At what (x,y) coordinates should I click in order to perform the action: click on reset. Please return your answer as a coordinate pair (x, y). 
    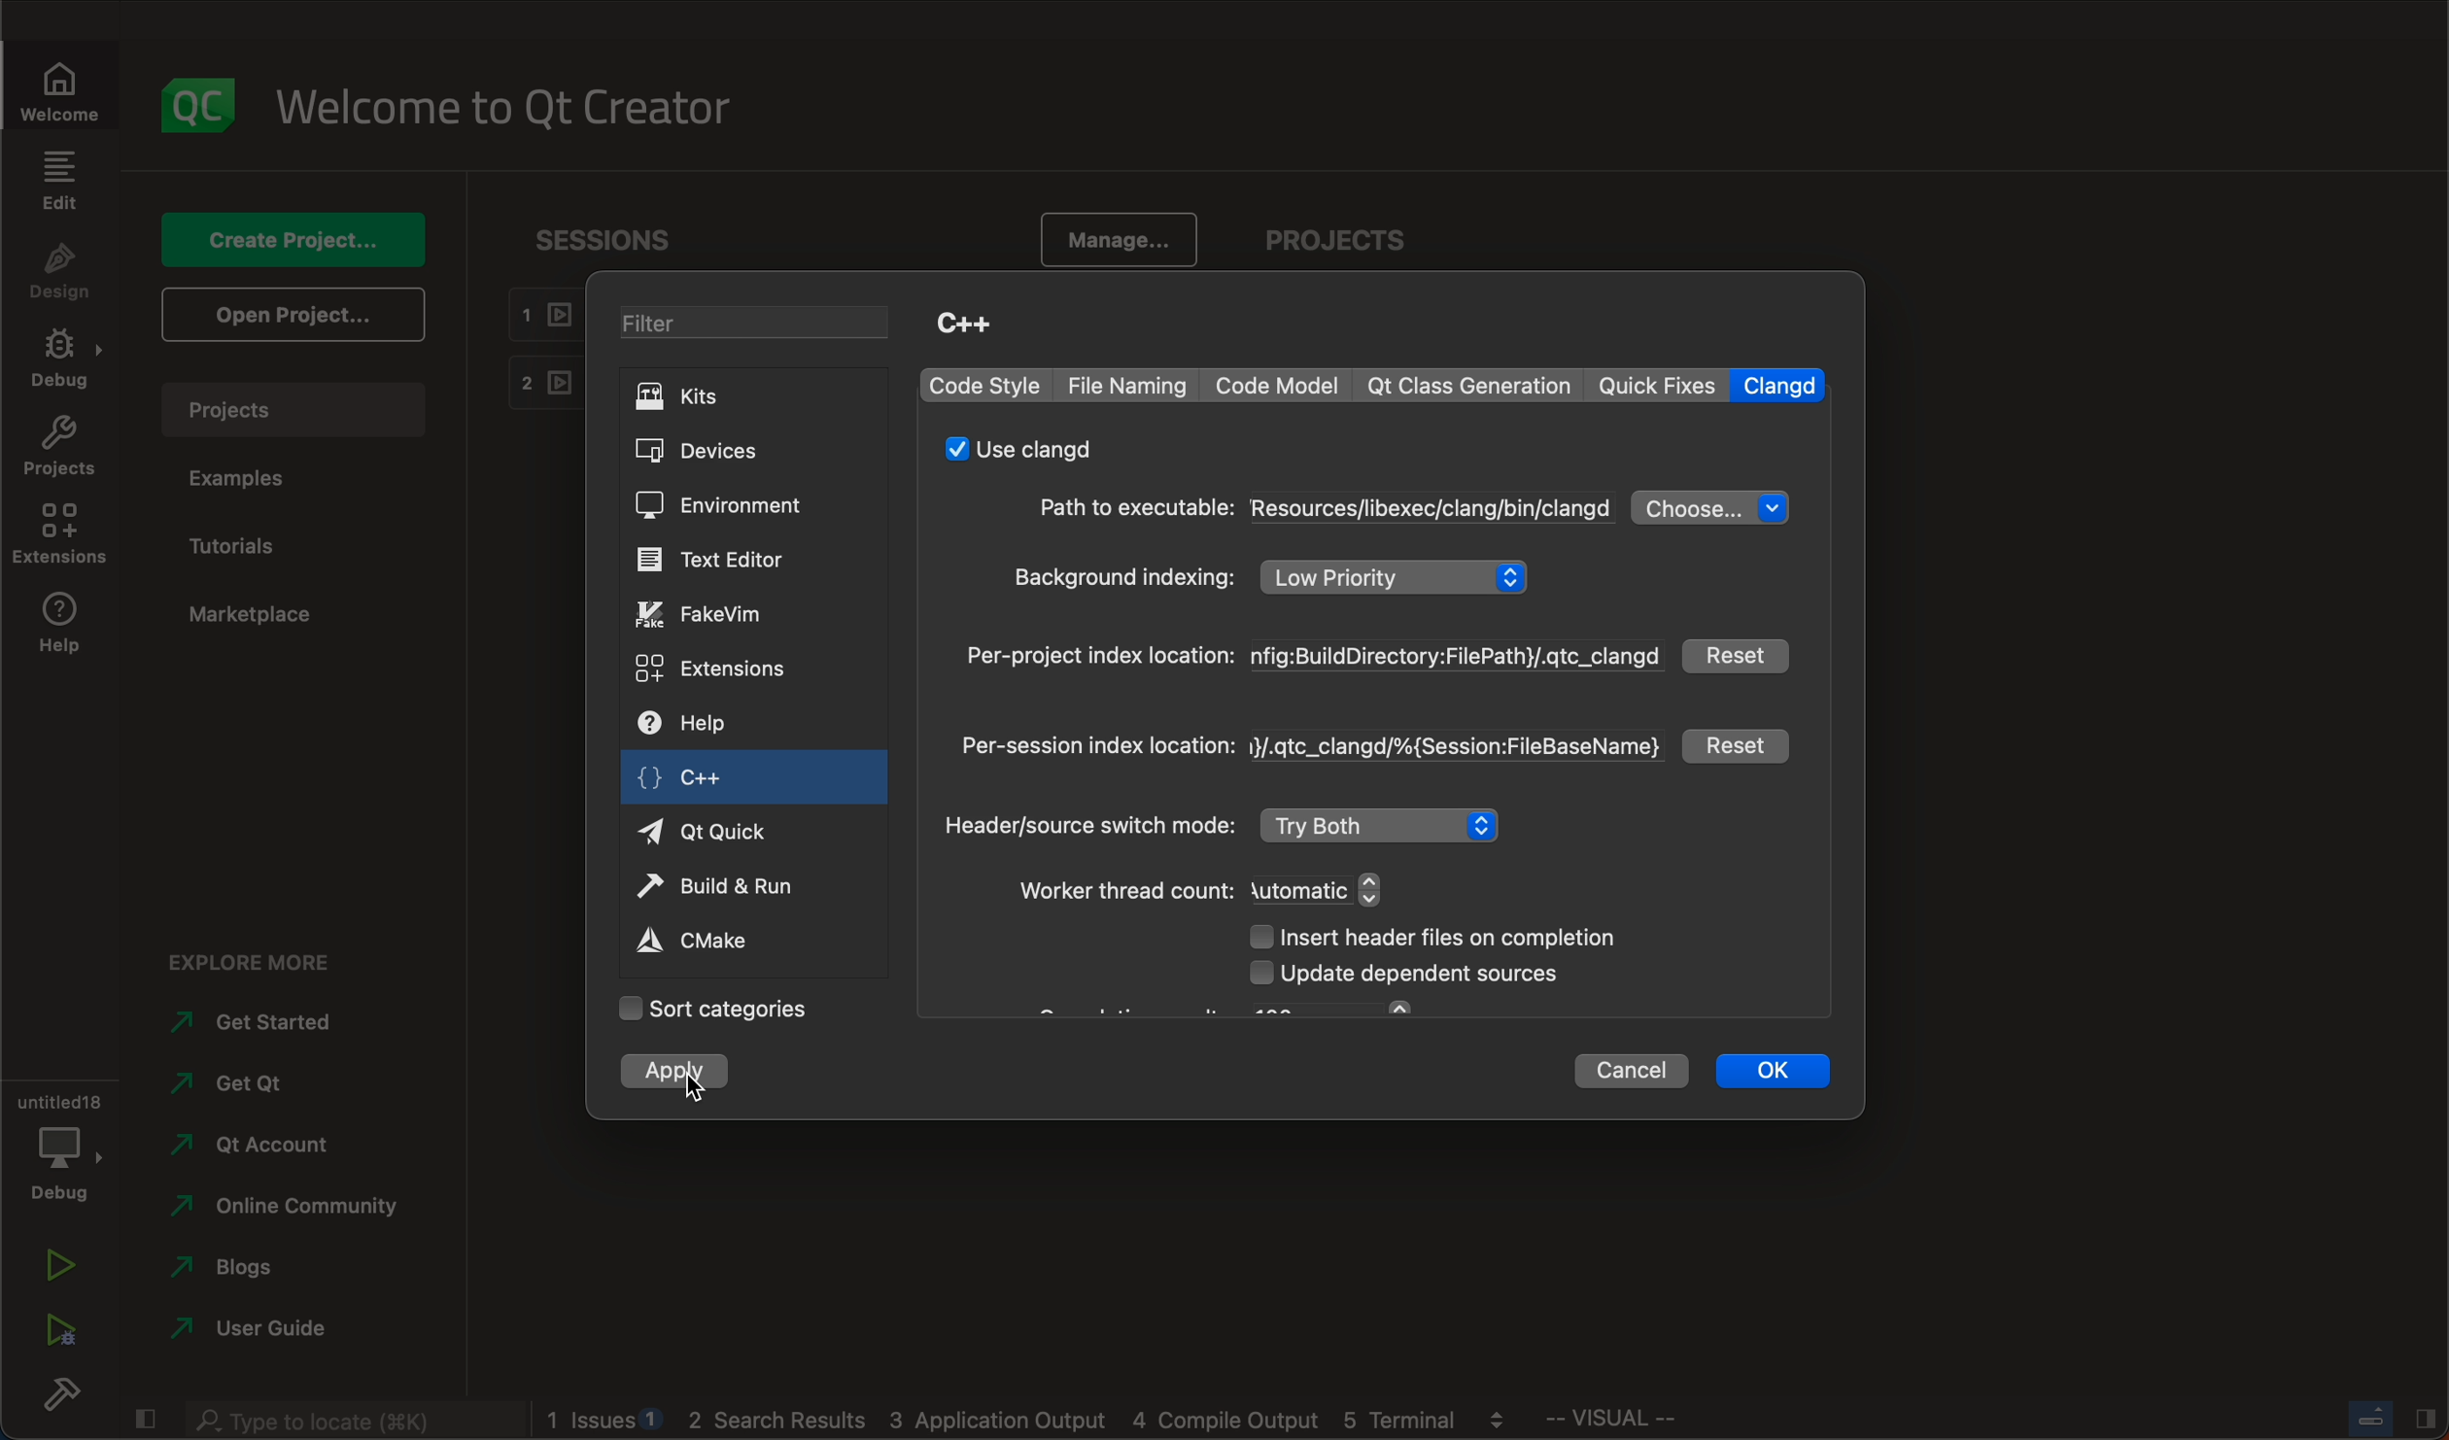
    Looking at the image, I should click on (1736, 744).